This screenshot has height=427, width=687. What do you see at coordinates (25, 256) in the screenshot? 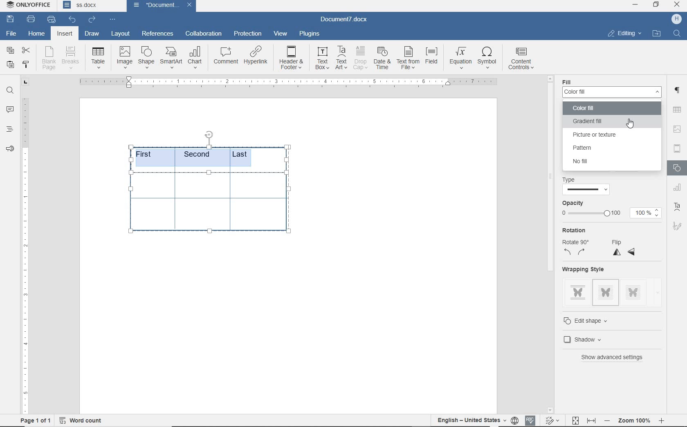
I see `ruler` at bounding box center [25, 256].